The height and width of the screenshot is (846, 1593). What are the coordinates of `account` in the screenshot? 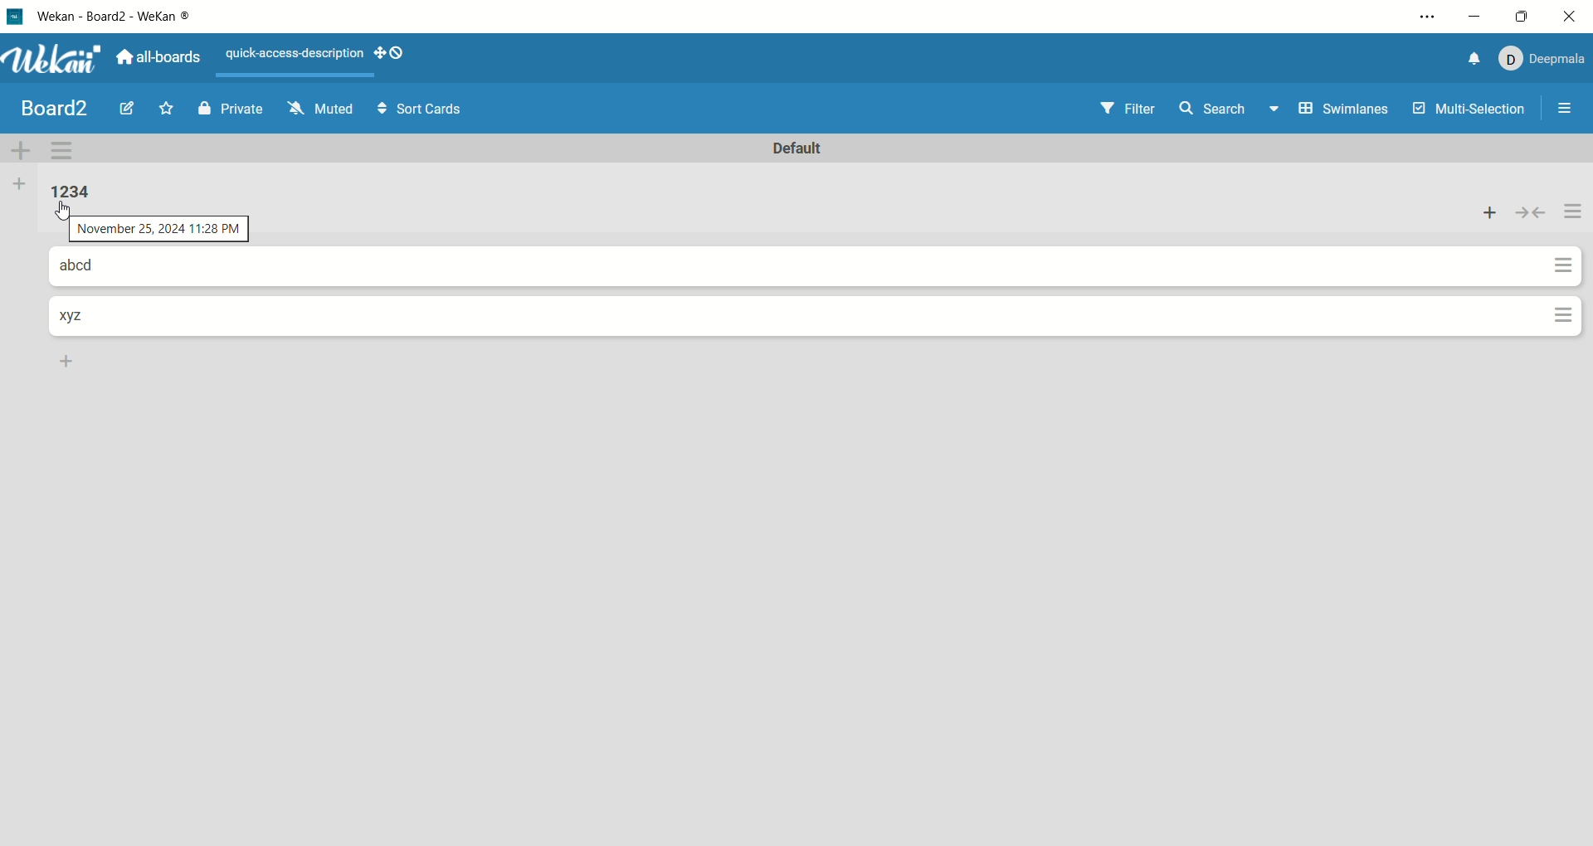 It's located at (1540, 56).